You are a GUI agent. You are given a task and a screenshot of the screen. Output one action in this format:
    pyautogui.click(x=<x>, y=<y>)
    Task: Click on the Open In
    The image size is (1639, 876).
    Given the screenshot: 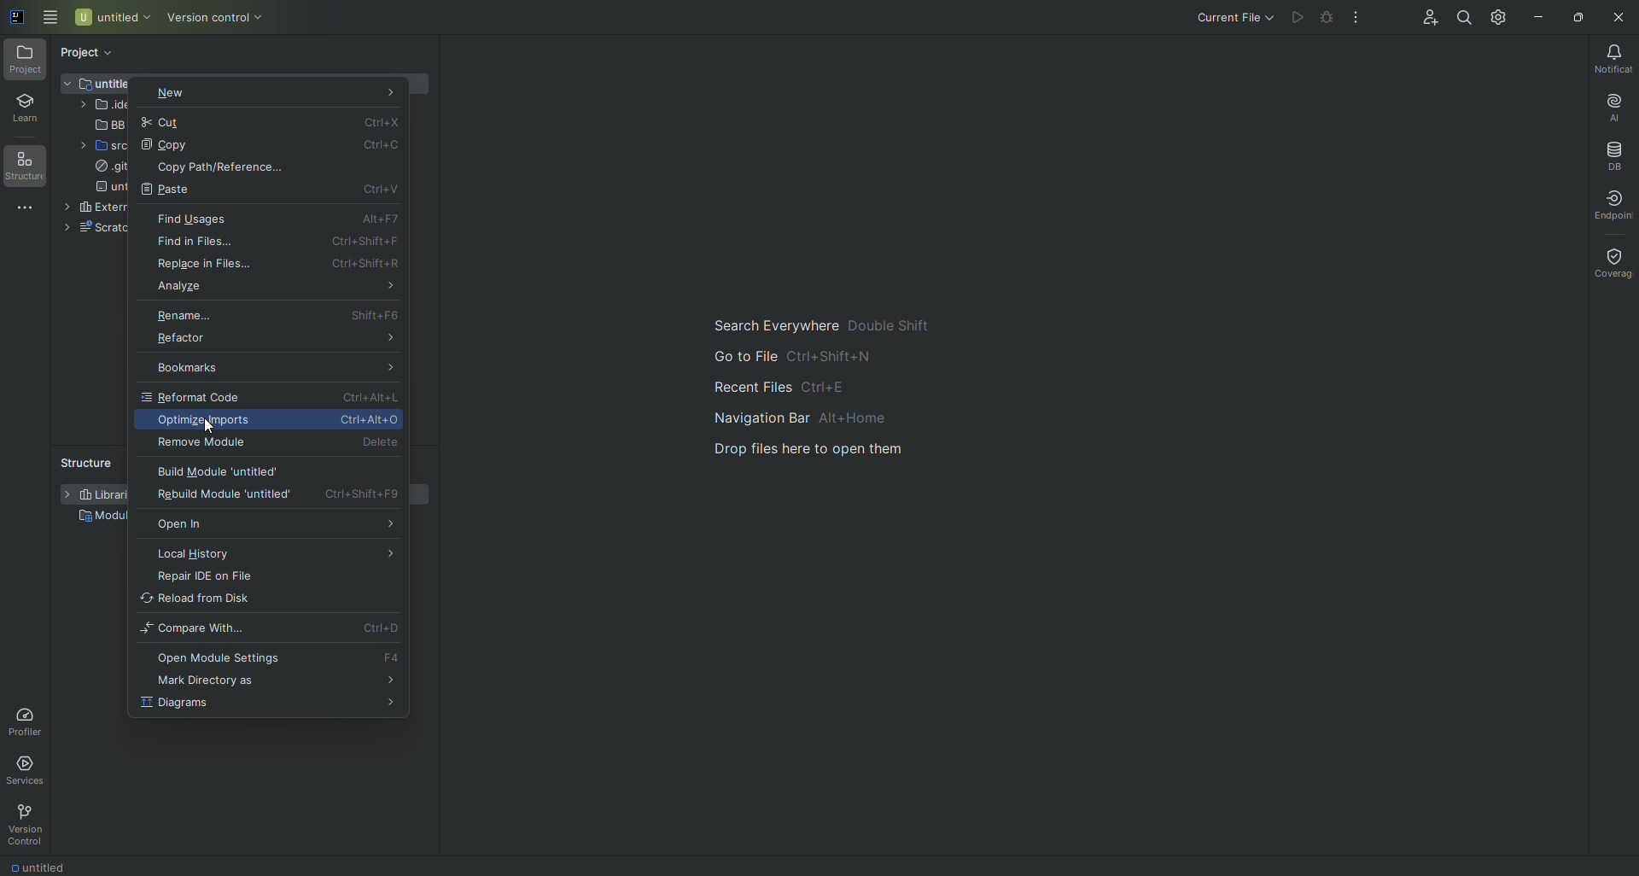 What is the action you would take?
    pyautogui.click(x=272, y=524)
    